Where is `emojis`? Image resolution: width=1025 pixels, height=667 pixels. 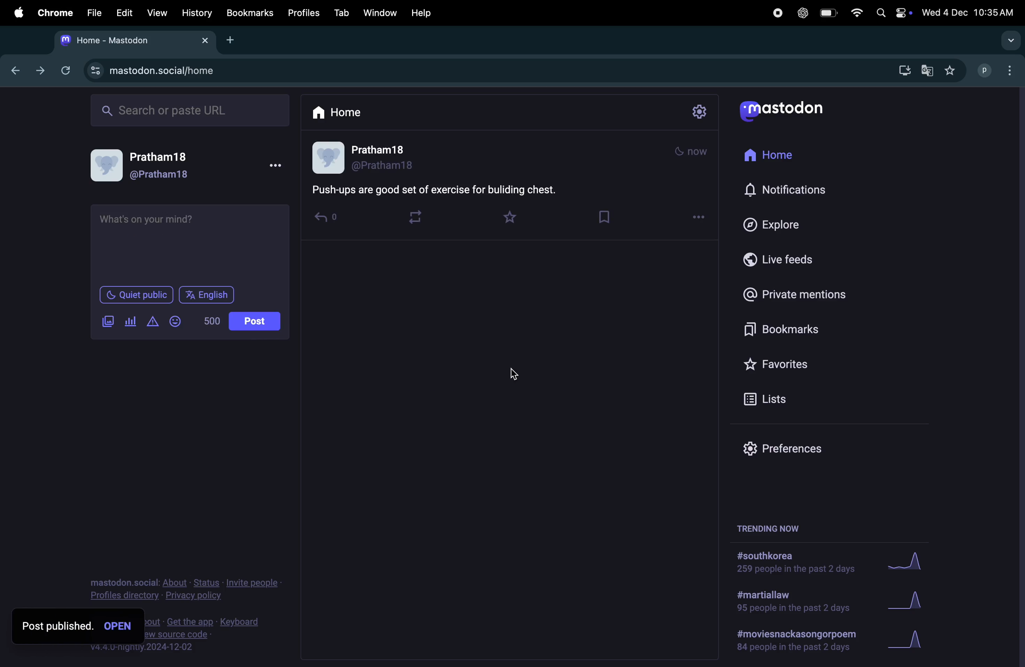
emojis is located at coordinates (177, 321).